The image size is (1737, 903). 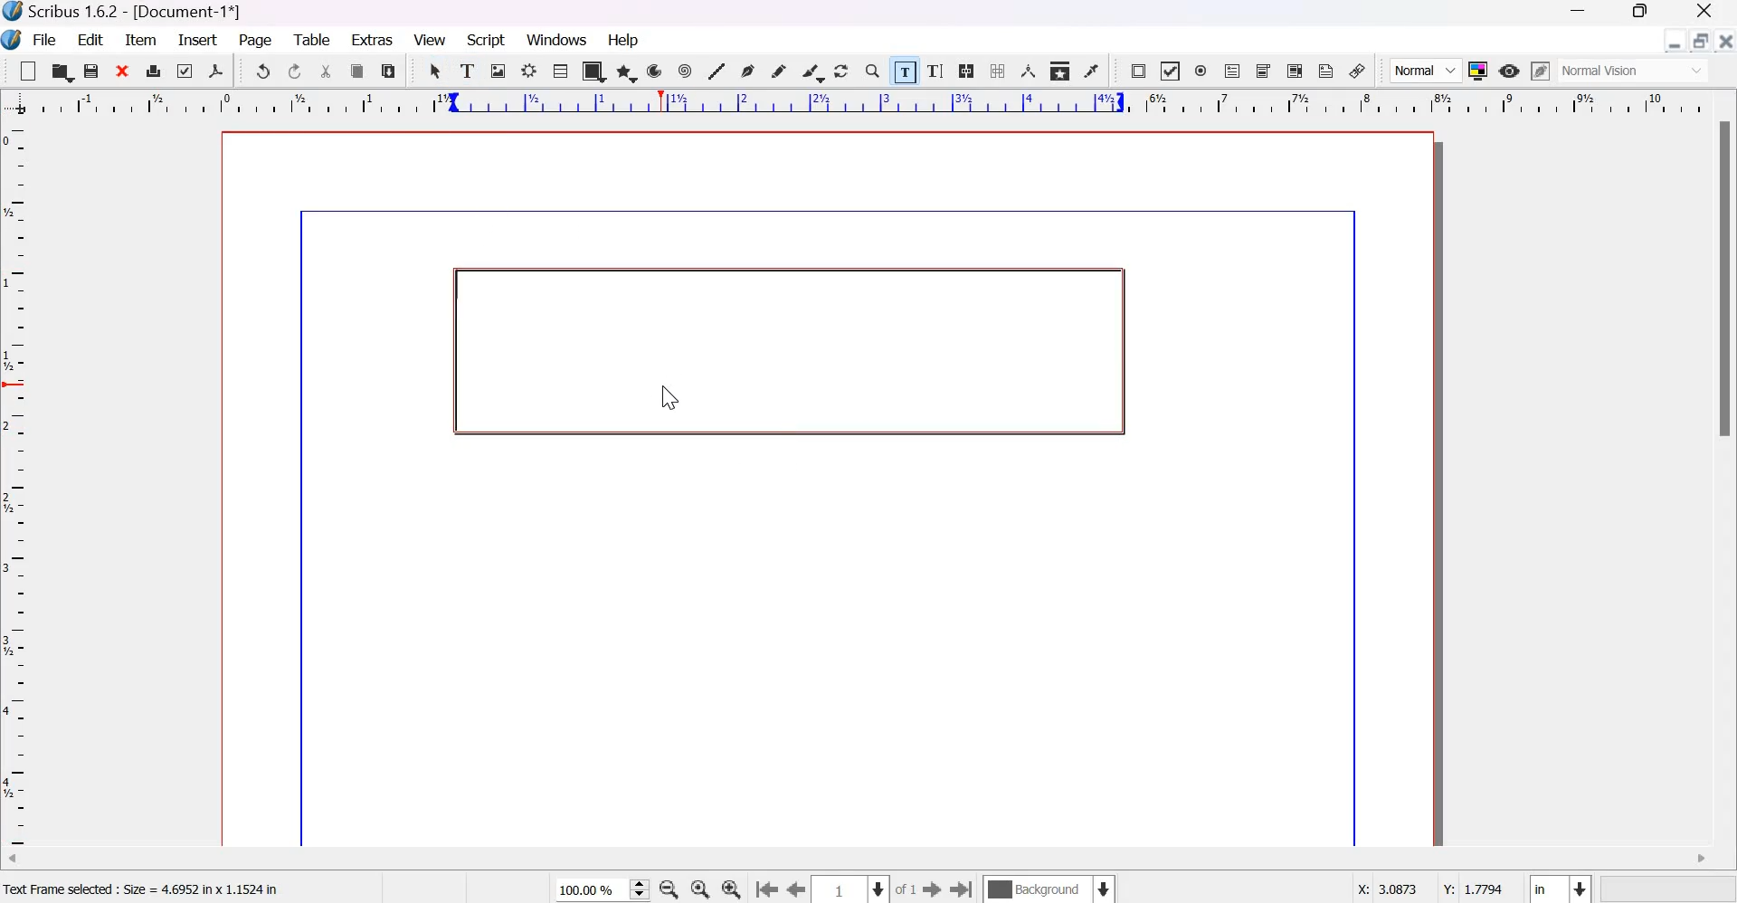 I want to click on edit text with story editor, so click(x=935, y=71).